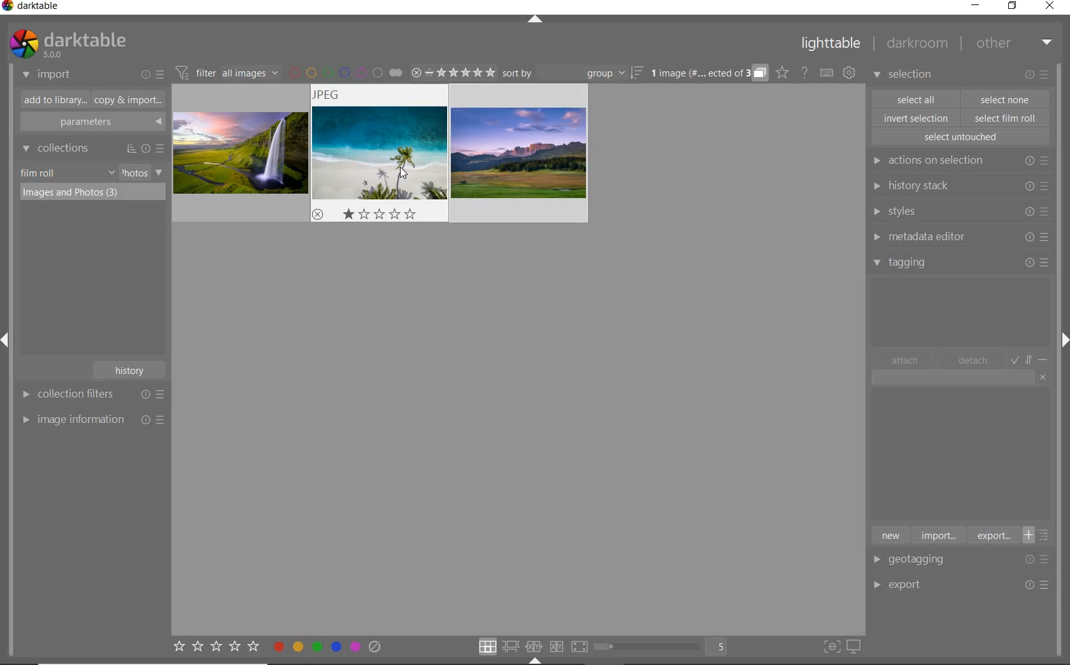 The height and width of the screenshot is (665, 1070). Describe the element at coordinates (905, 360) in the screenshot. I see `attach` at that location.